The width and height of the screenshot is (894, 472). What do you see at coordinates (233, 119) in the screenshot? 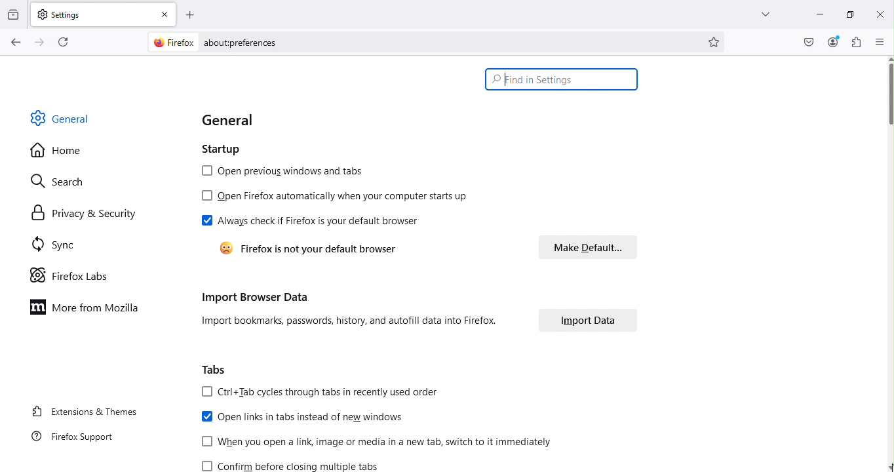
I see `General` at bounding box center [233, 119].